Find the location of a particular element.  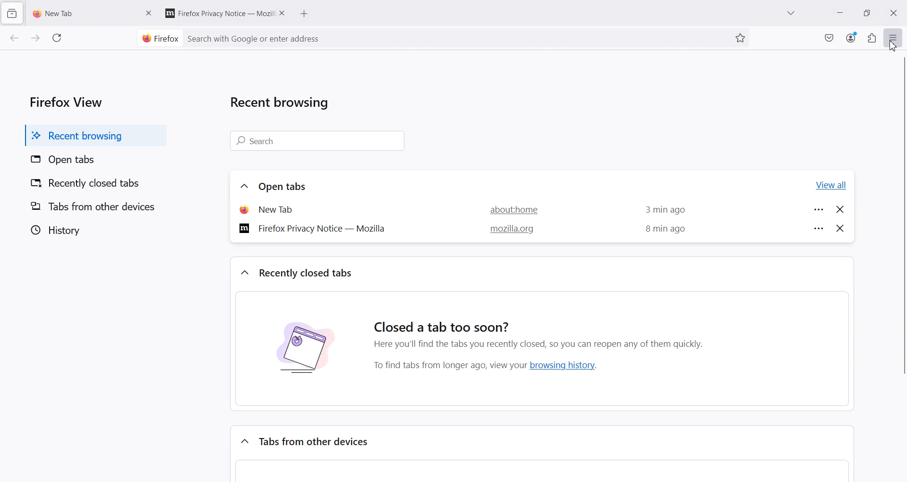

Close tab is located at coordinates (841, 227).